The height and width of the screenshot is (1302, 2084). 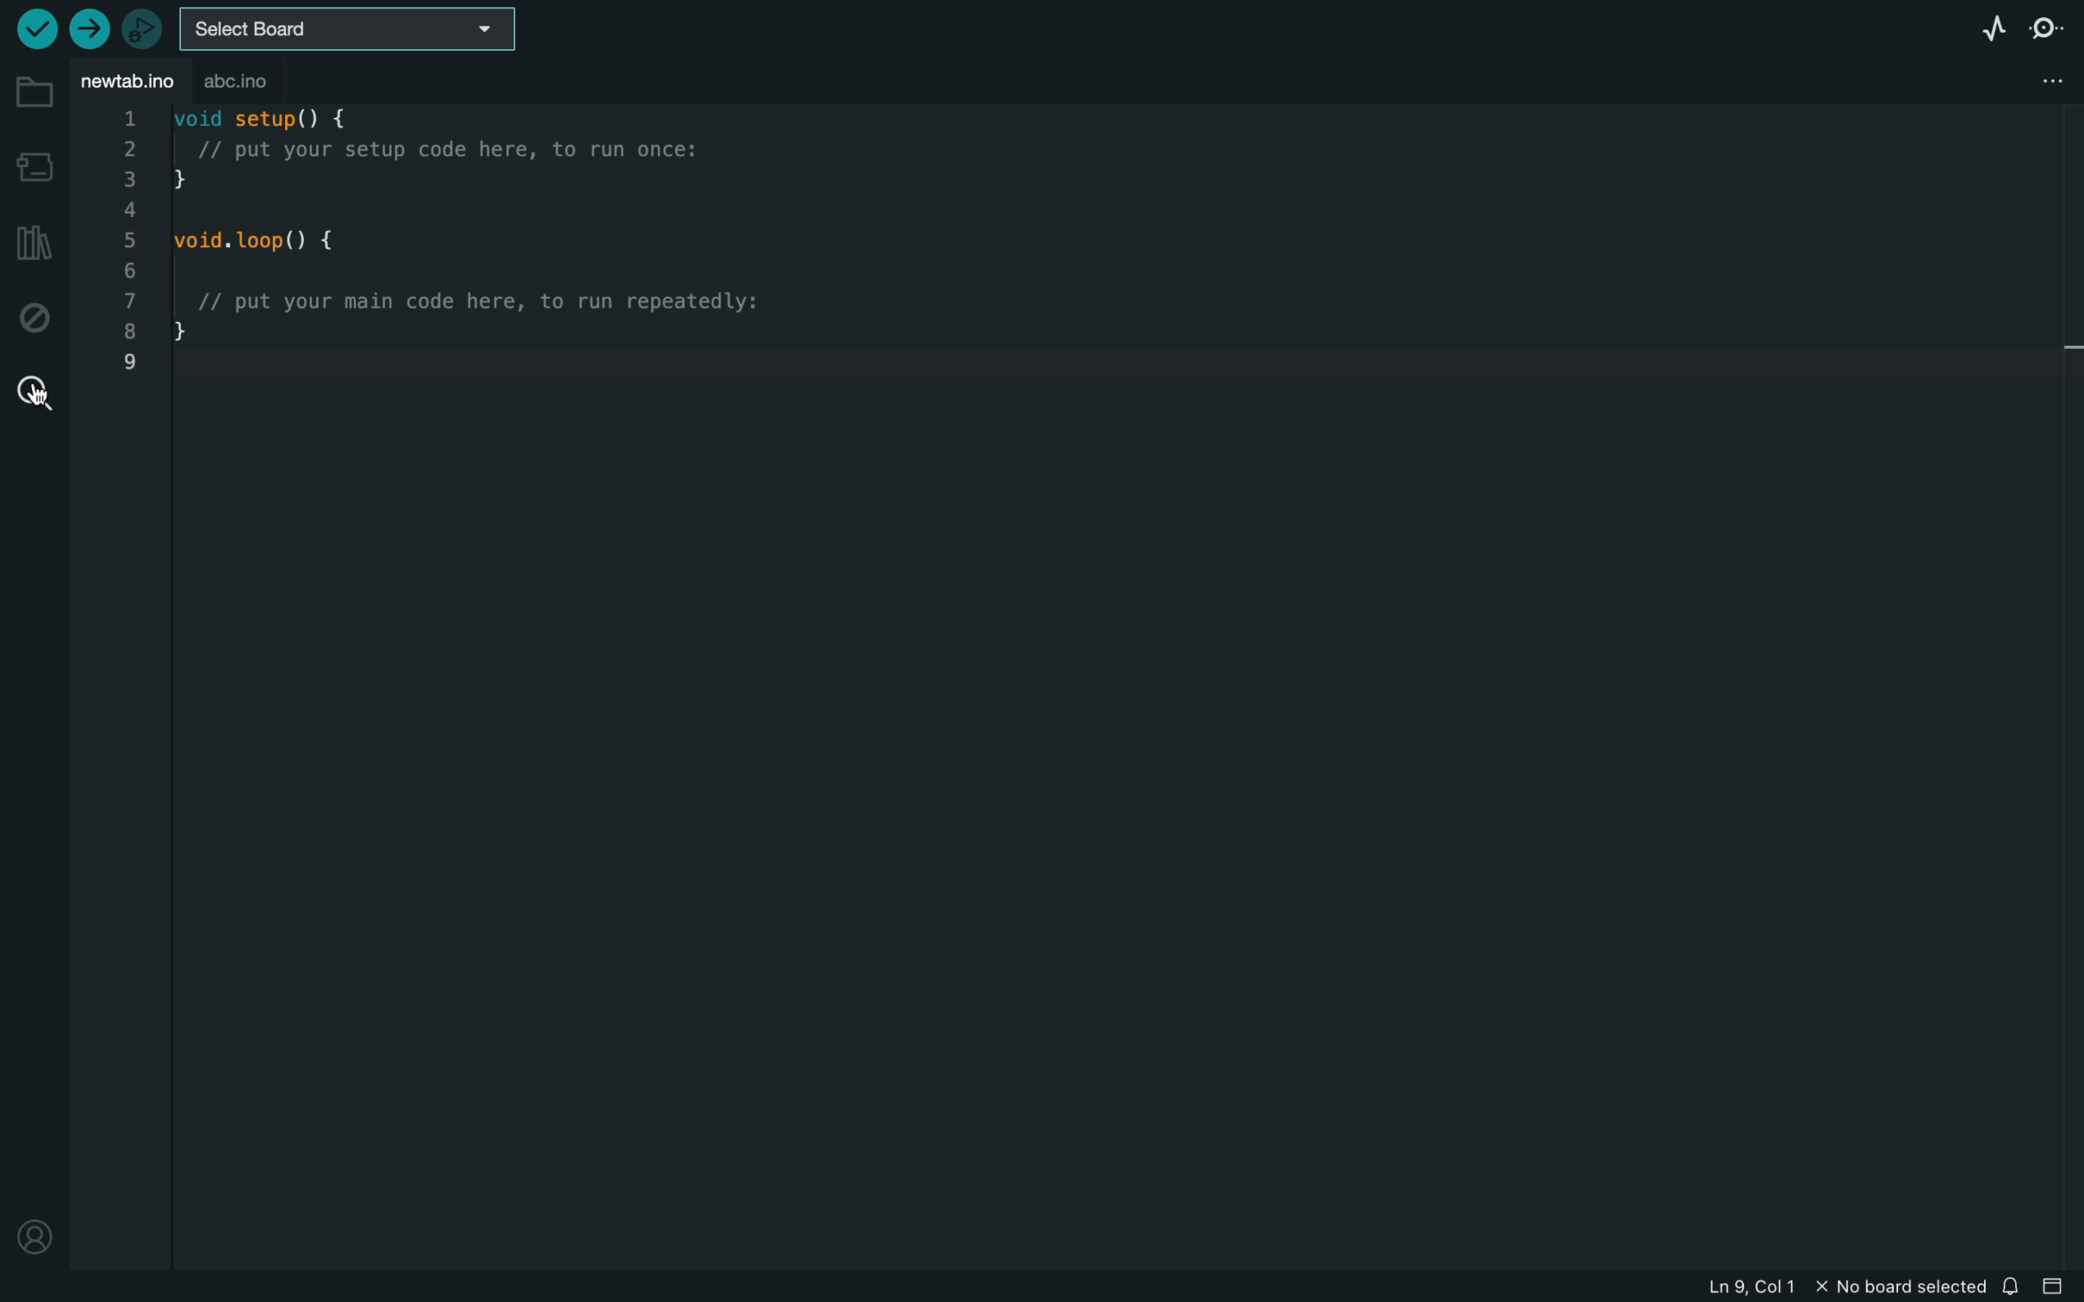 What do you see at coordinates (141, 28) in the screenshot?
I see `debugger` at bounding box center [141, 28].